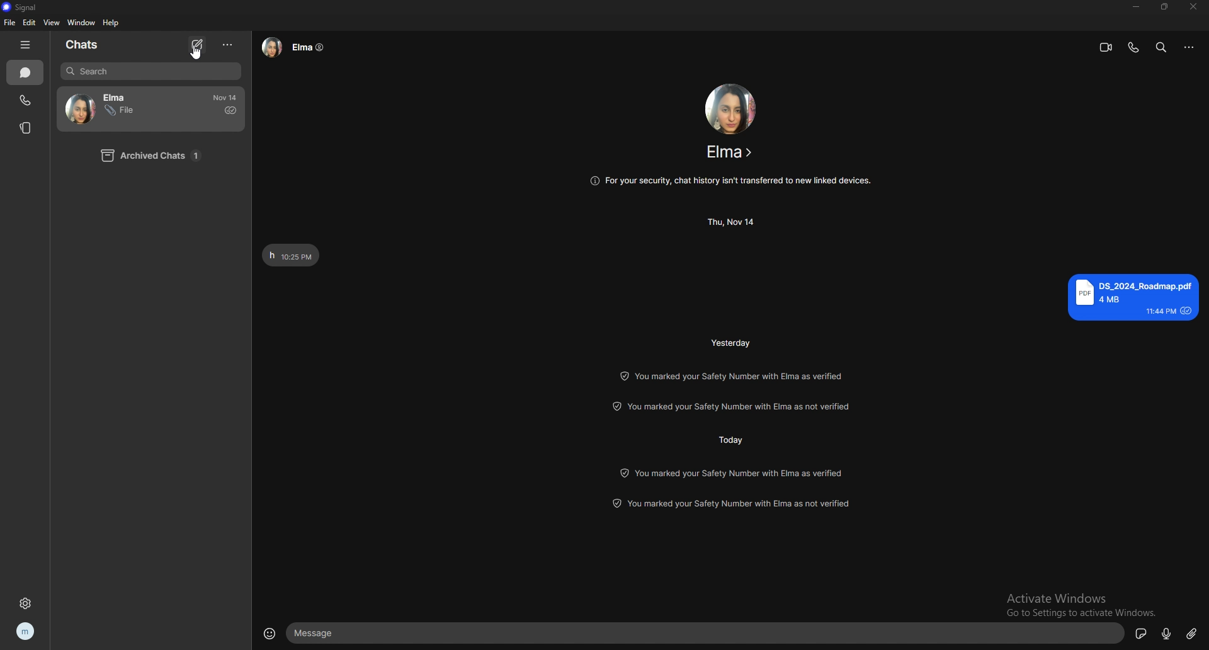  I want to click on attachment, so click(1191, 633).